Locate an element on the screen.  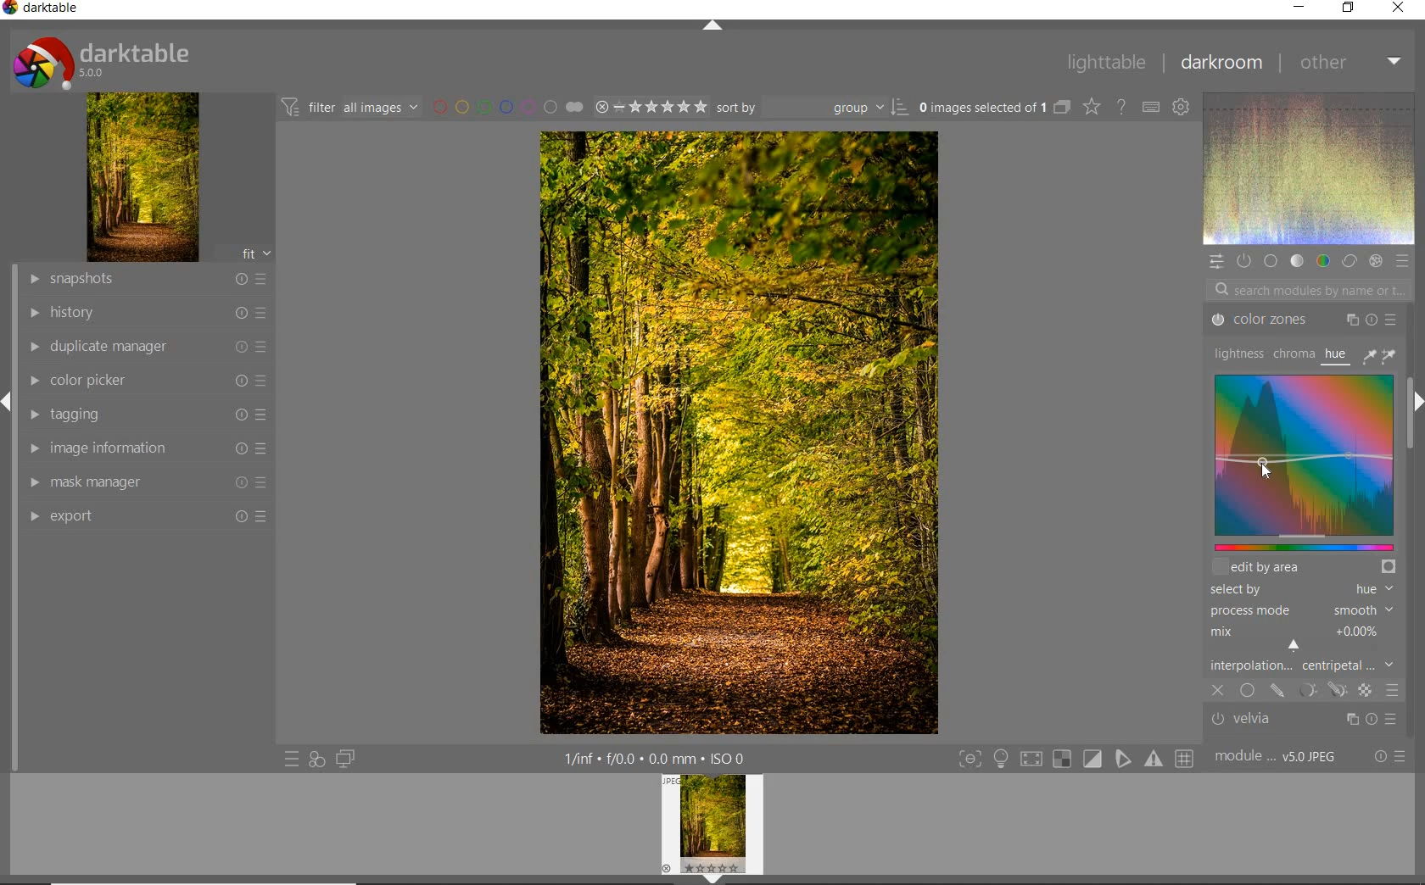
TAGGING is located at coordinates (146, 415).